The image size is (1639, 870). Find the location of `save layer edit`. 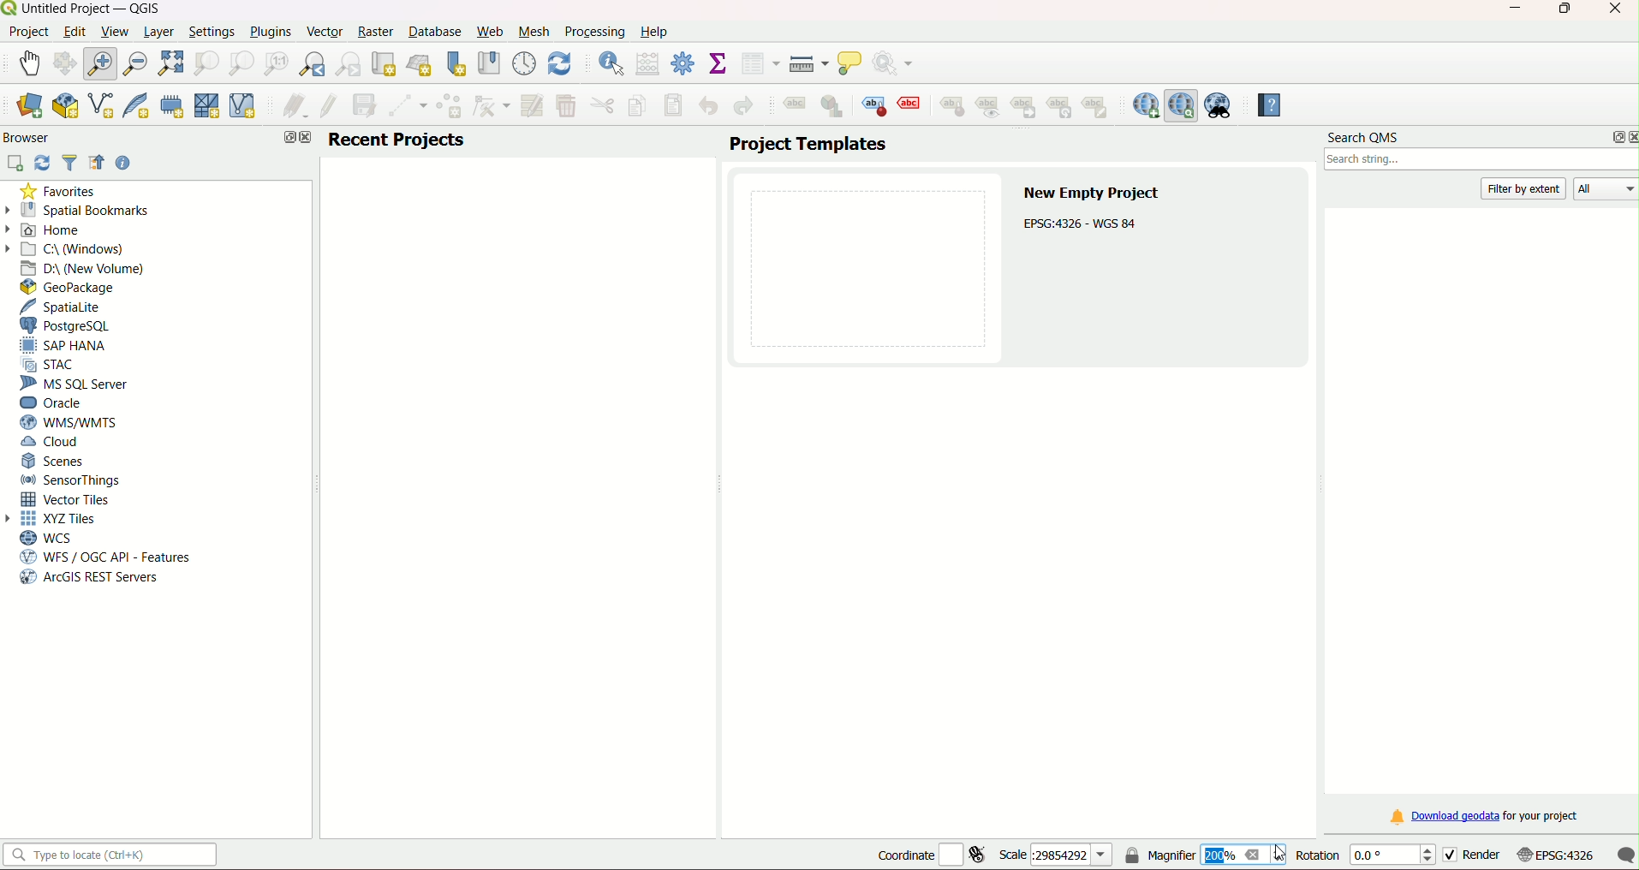

save layer edit is located at coordinates (366, 105).